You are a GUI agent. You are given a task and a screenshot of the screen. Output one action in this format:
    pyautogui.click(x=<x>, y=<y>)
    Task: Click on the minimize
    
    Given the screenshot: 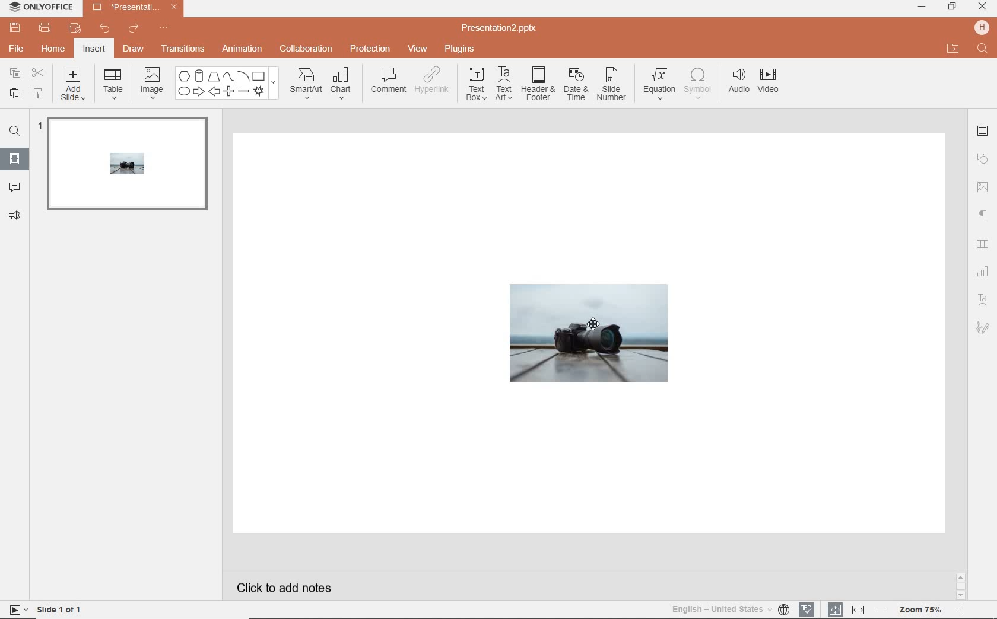 What is the action you would take?
    pyautogui.click(x=924, y=8)
    